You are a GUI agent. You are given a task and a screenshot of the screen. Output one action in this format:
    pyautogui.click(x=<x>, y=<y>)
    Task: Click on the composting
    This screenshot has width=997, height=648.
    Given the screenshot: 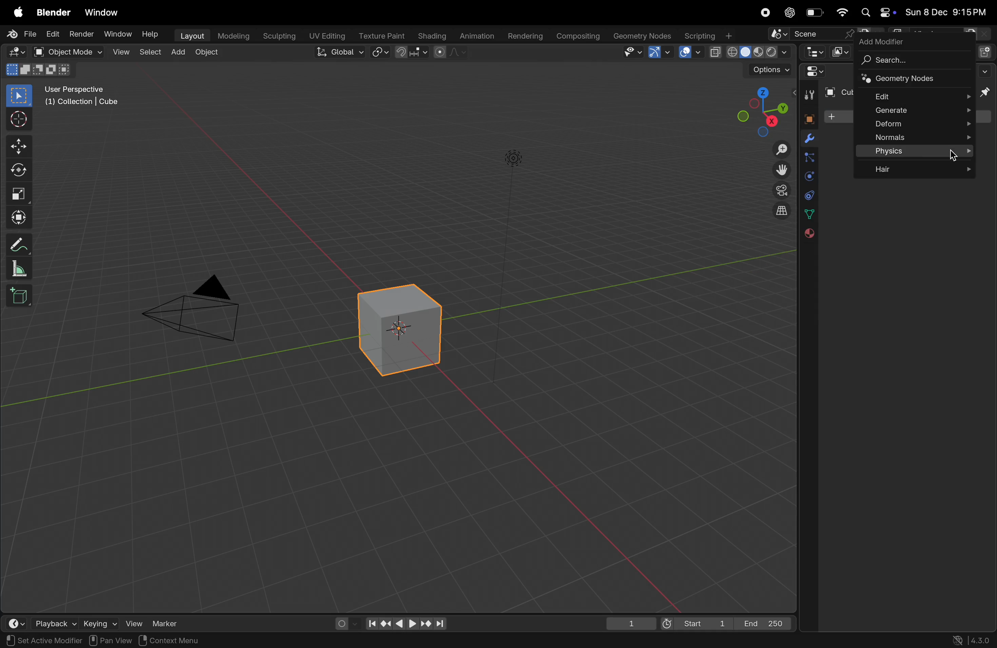 What is the action you would take?
    pyautogui.click(x=579, y=36)
    